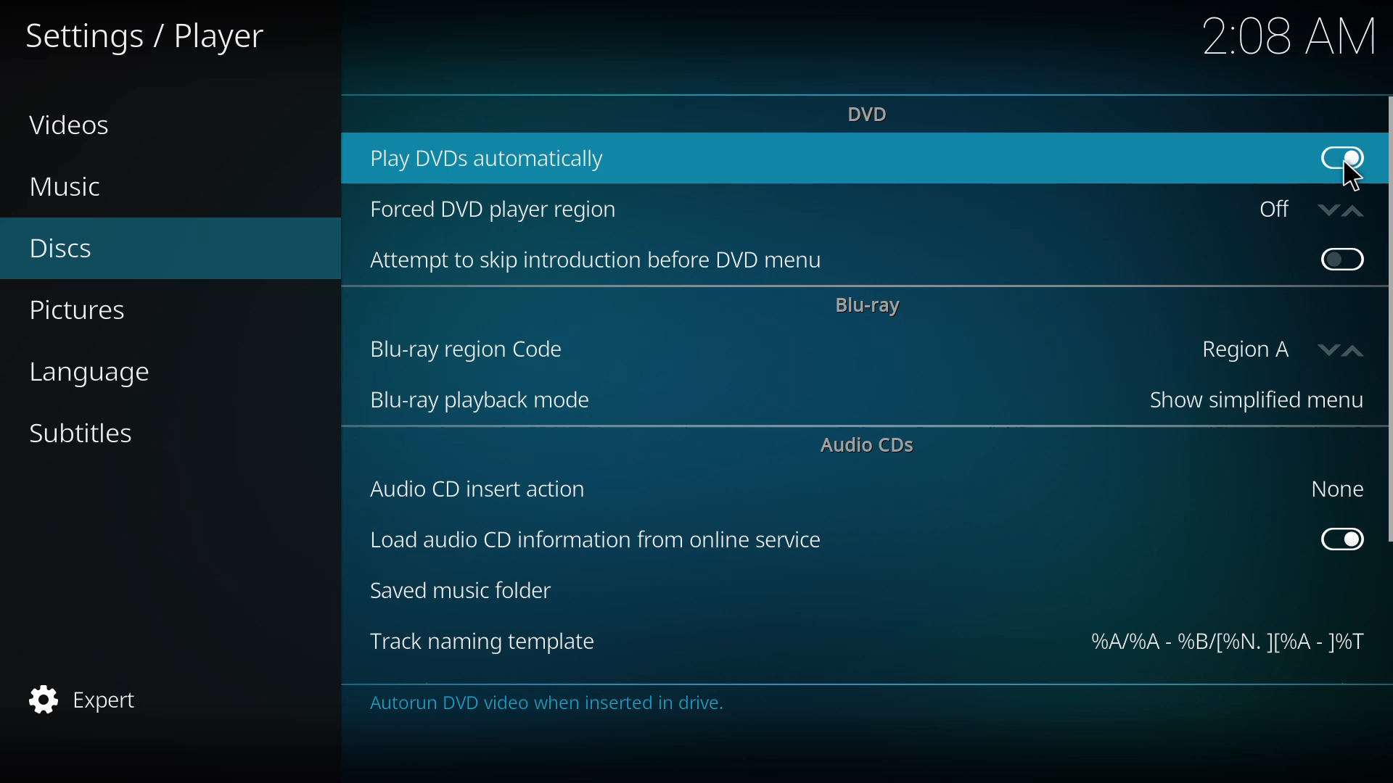 This screenshot has width=1393, height=783. What do you see at coordinates (1339, 257) in the screenshot?
I see `click to enable` at bounding box center [1339, 257].